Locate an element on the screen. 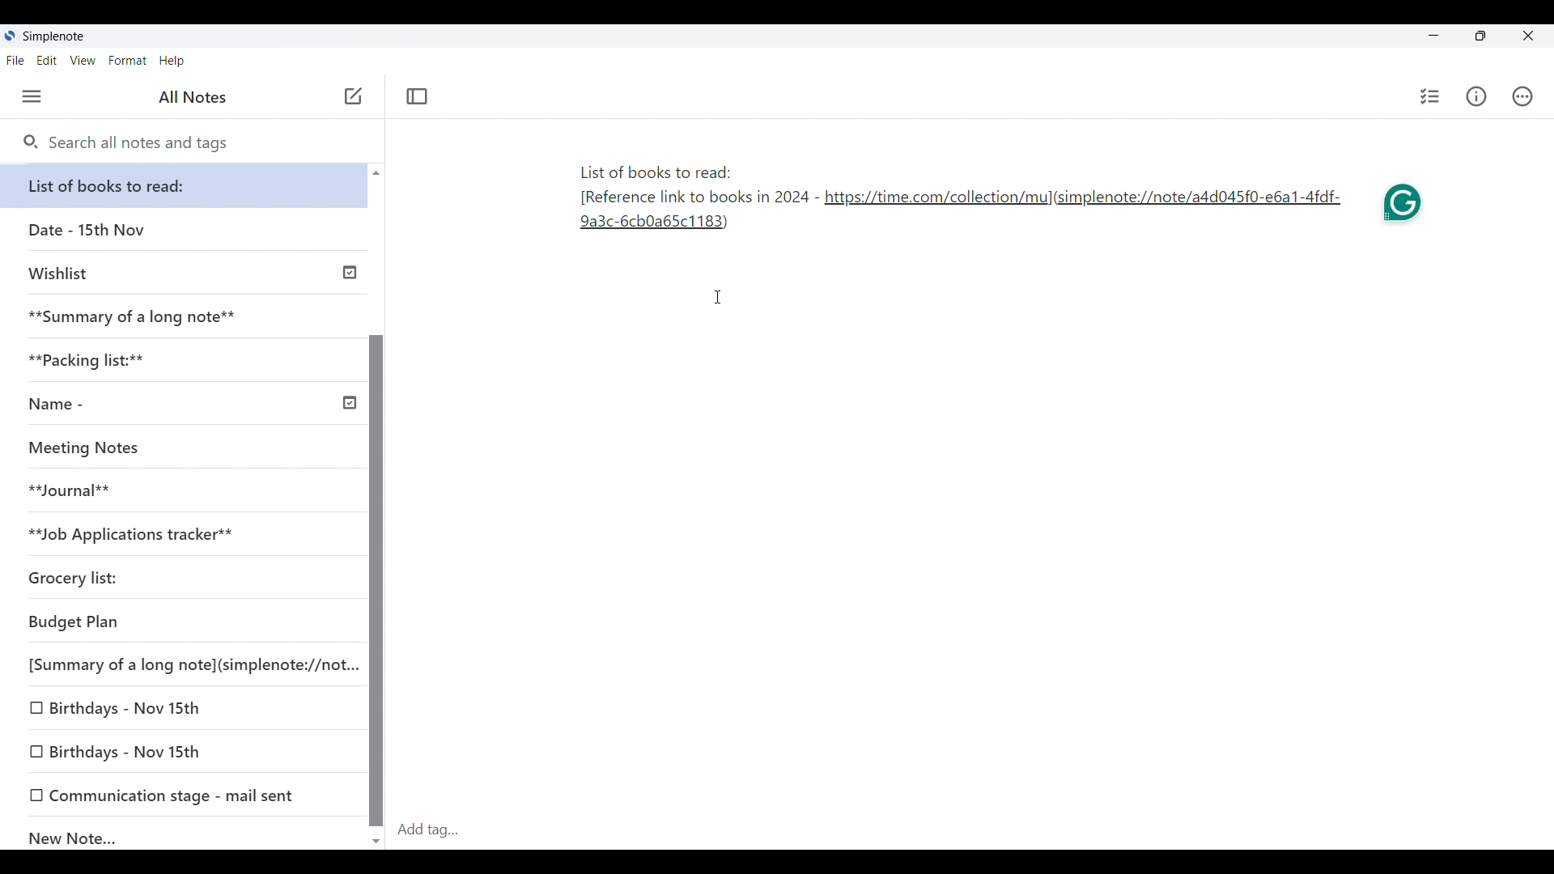  Close is located at coordinates (1529, 36).